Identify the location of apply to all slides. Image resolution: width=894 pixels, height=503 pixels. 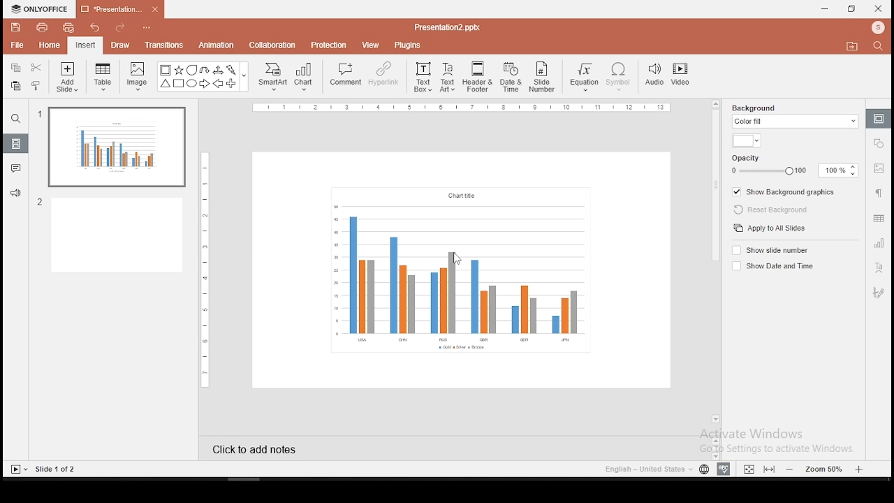
(769, 228).